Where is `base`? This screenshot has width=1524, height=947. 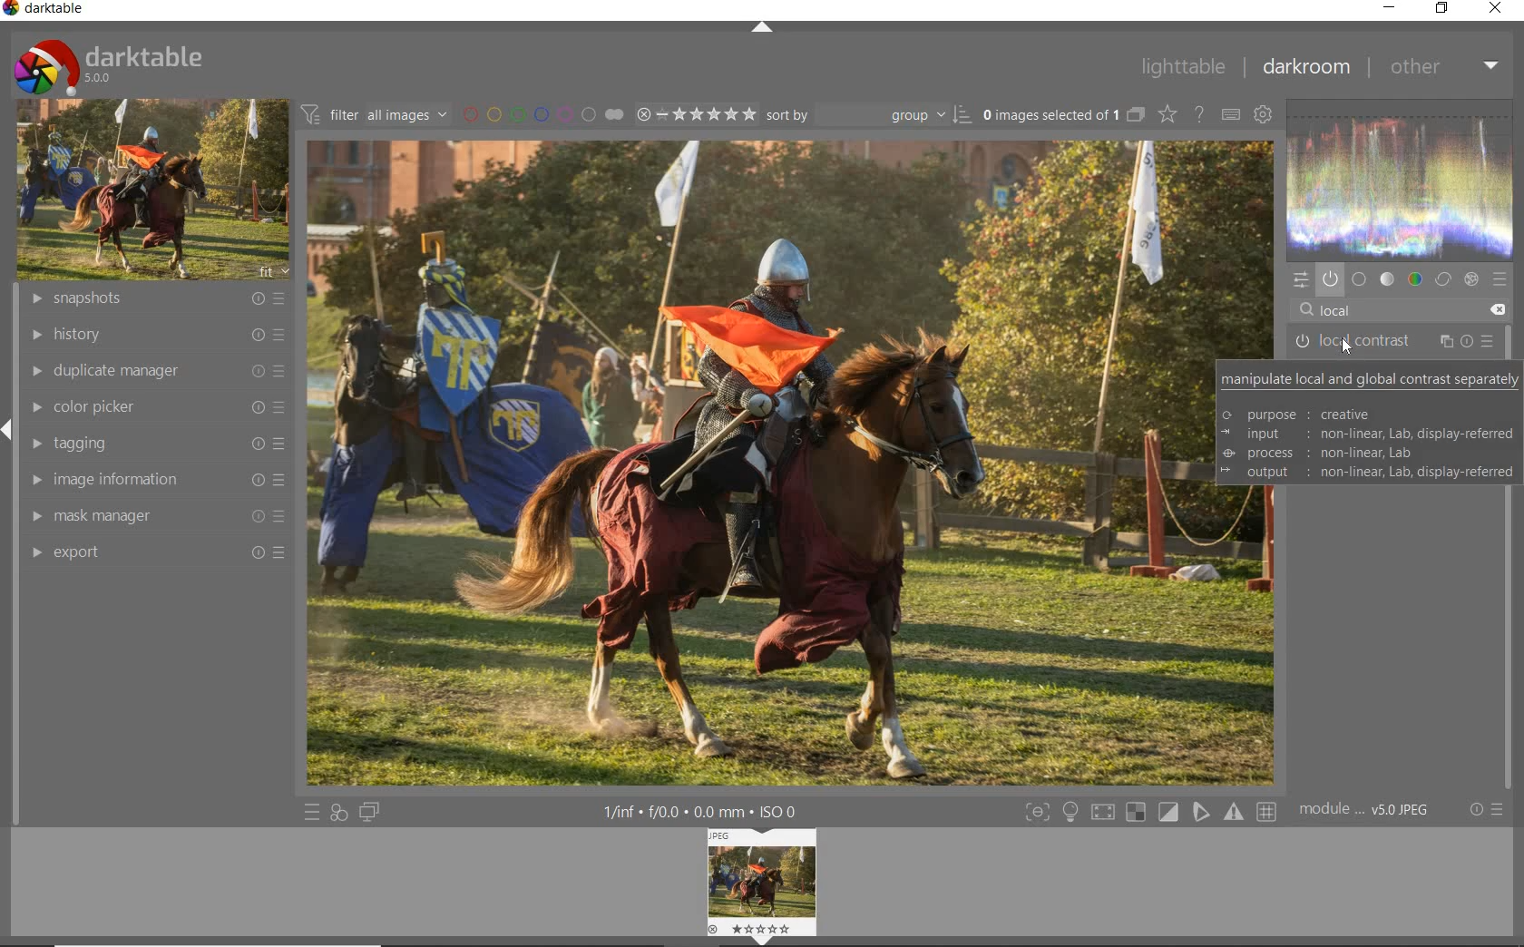
base is located at coordinates (1360, 278).